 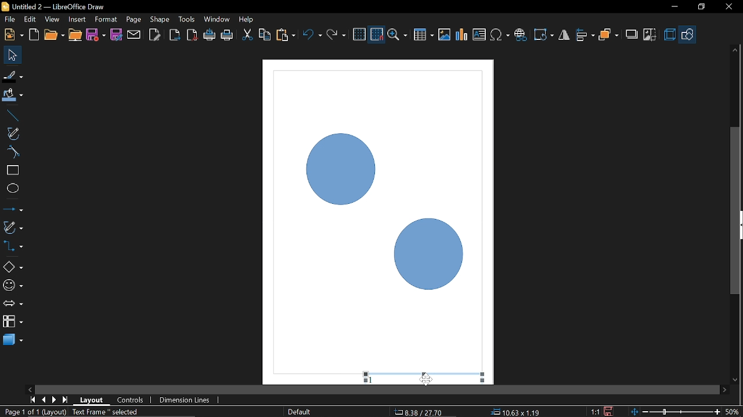 I want to click on go to first page, so click(x=34, y=399).